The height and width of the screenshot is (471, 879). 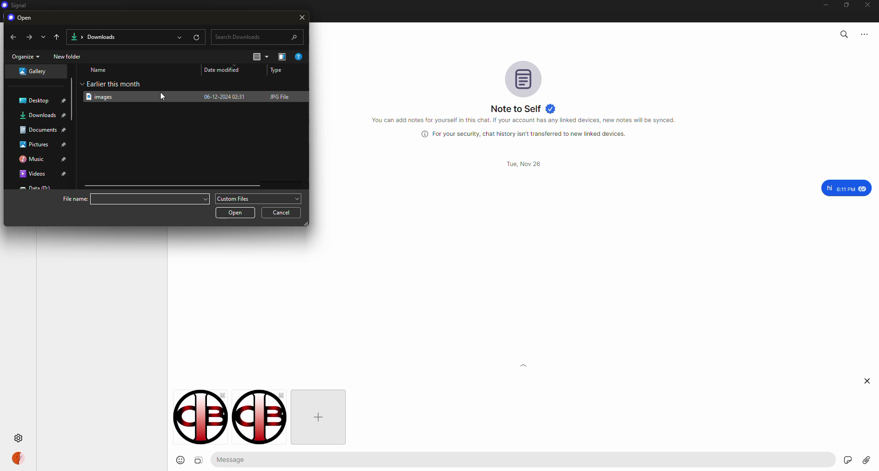 What do you see at coordinates (847, 459) in the screenshot?
I see `stickers` at bounding box center [847, 459].